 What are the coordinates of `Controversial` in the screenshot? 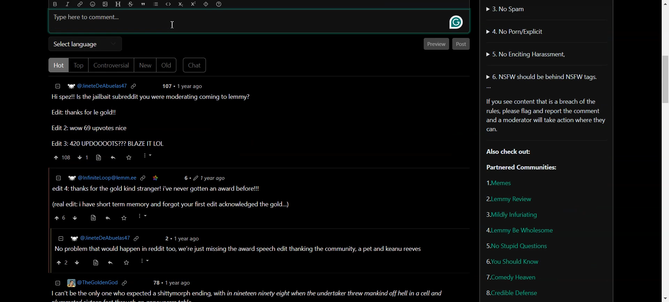 It's located at (112, 65).